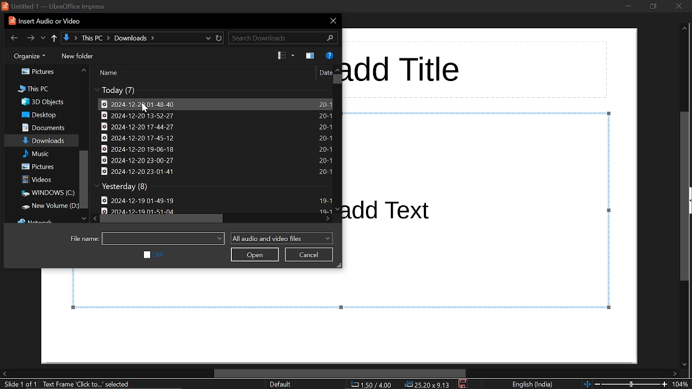 This screenshot has height=389, width=692. Describe the element at coordinates (330, 55) in the screenshot. I see `help` at that location.